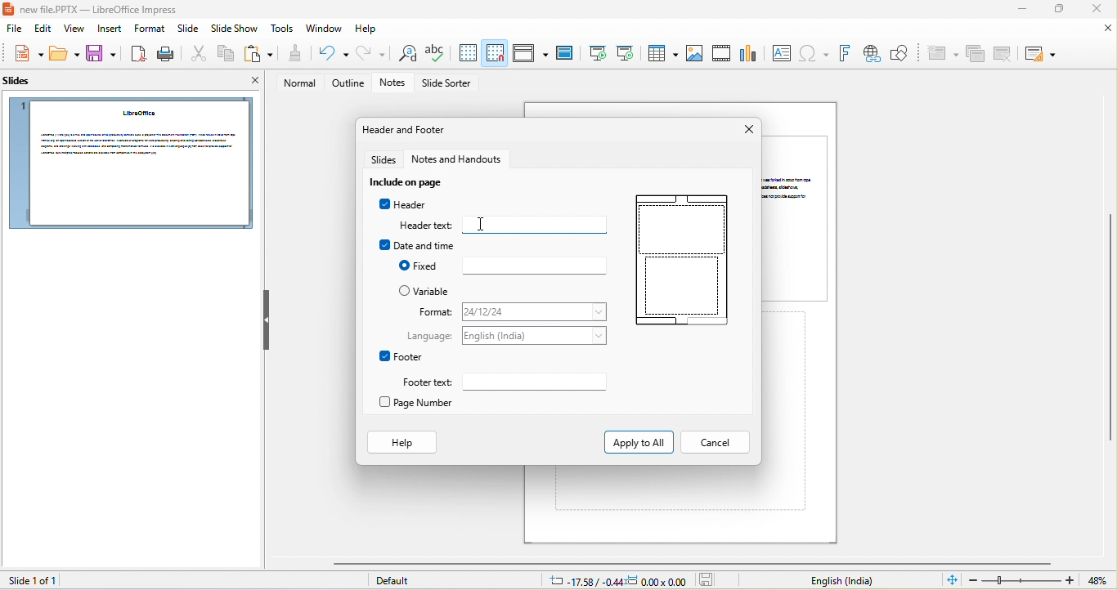 This screenshot has height=590, width=1117. Describe the element at coordinates (530, 53) in the screenshot. I see `display view` at that location.